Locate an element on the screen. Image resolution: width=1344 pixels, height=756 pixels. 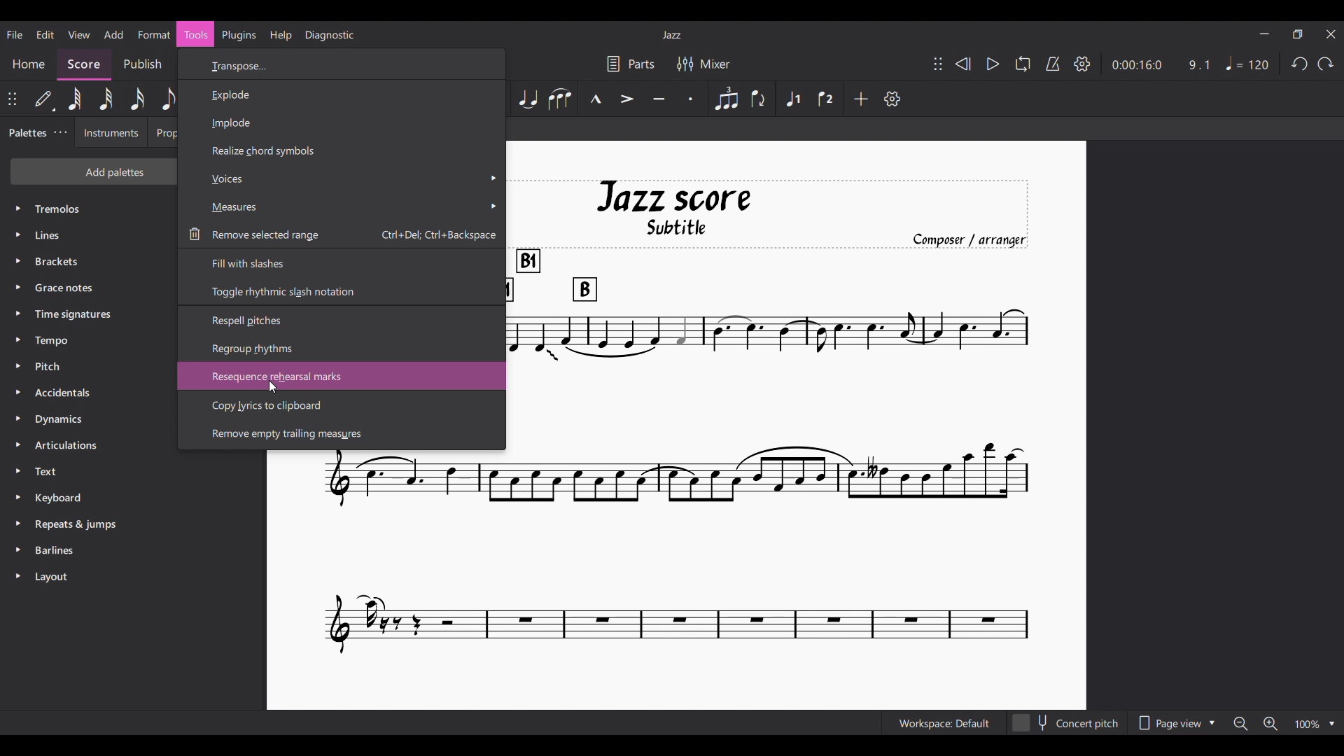
Undo is located at coordinates (1300, 64).